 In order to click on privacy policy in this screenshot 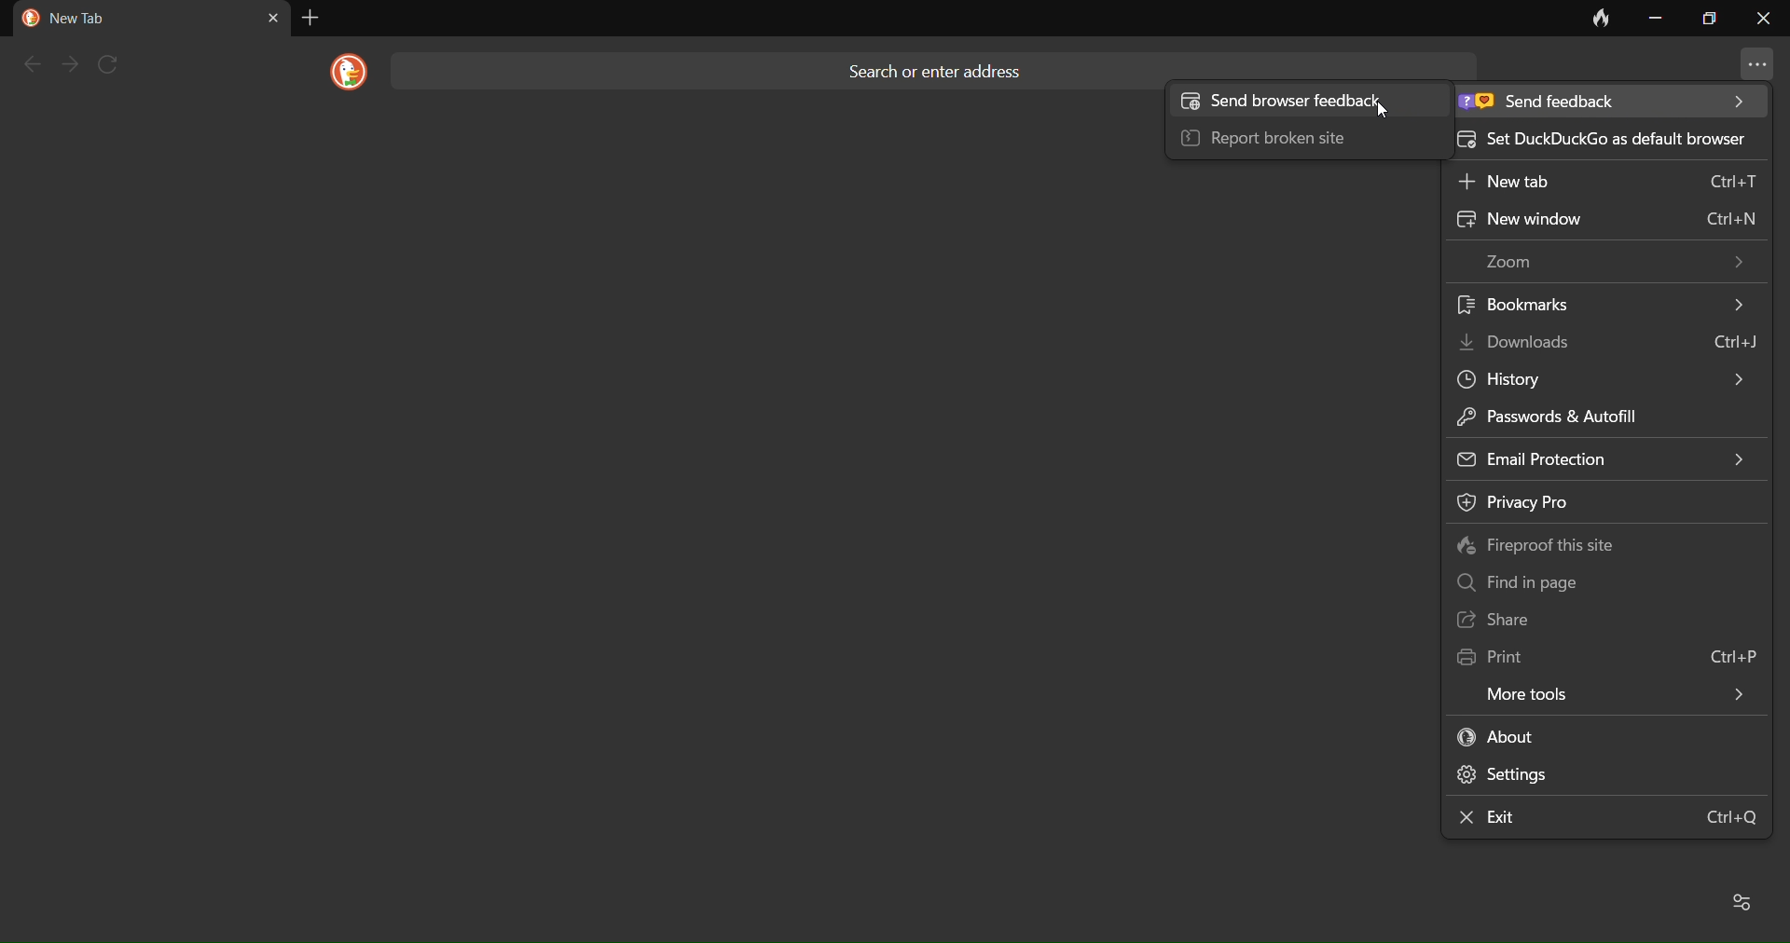, I will do `click(1605, 502)`.